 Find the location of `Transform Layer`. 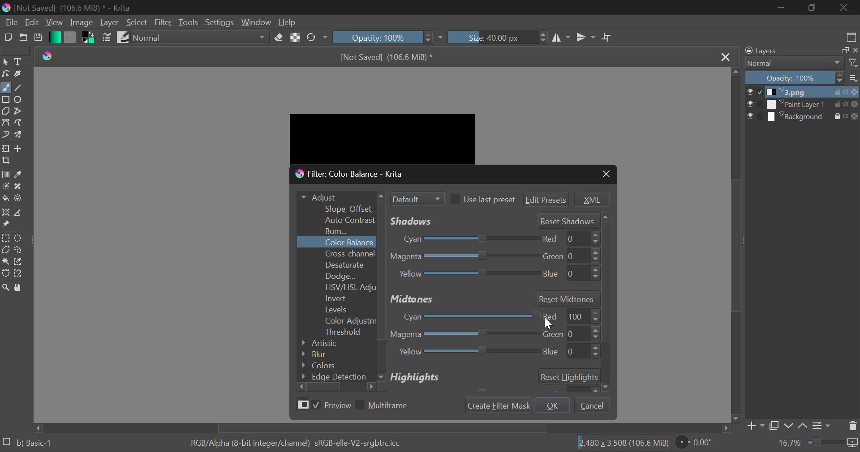

Transform Layer is located at coordinates (6, 149).